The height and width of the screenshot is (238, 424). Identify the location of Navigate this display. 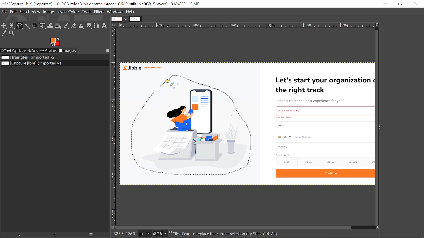
(378, 227).